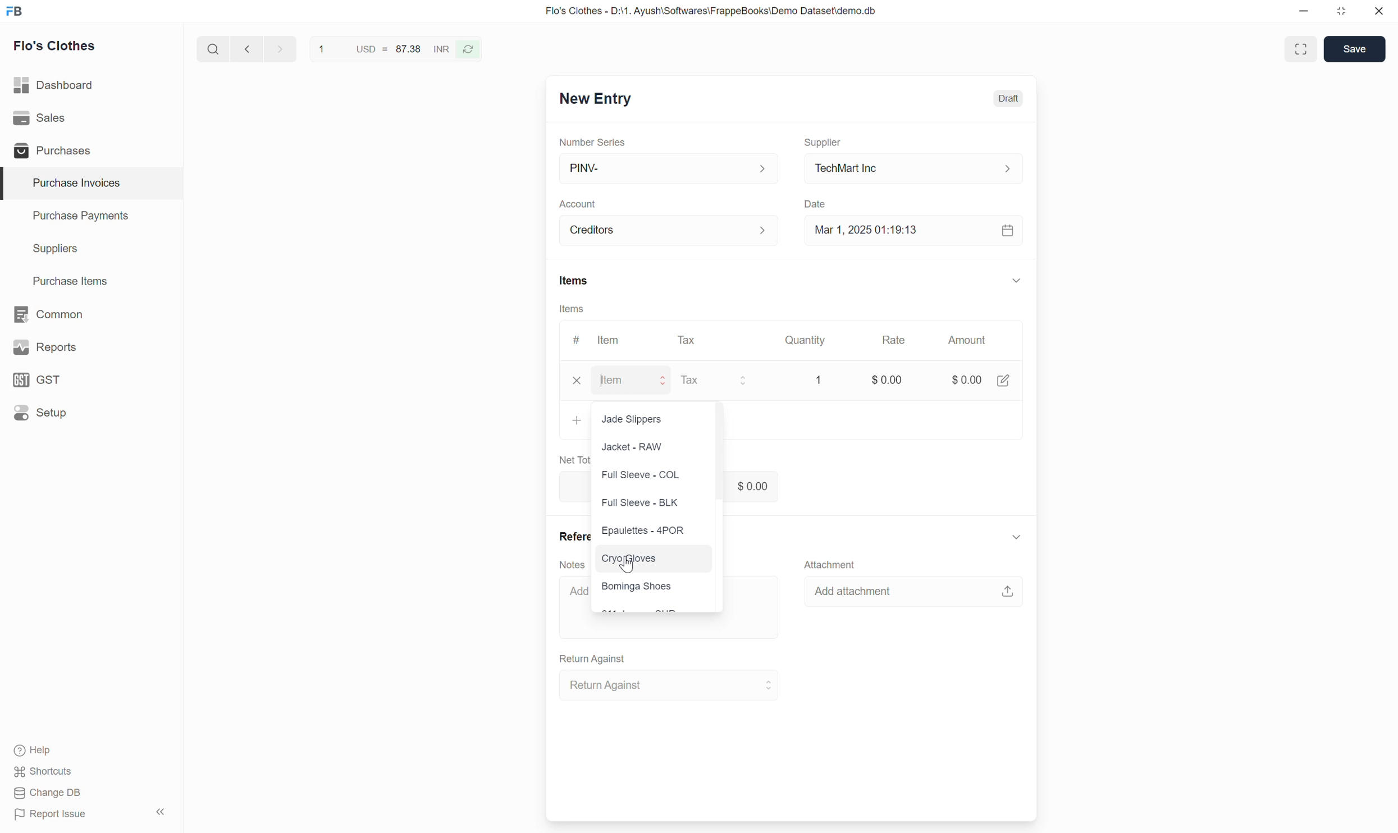 This screenshot has height=833, width=1398. I want to click on ltem, so click(611, 342).